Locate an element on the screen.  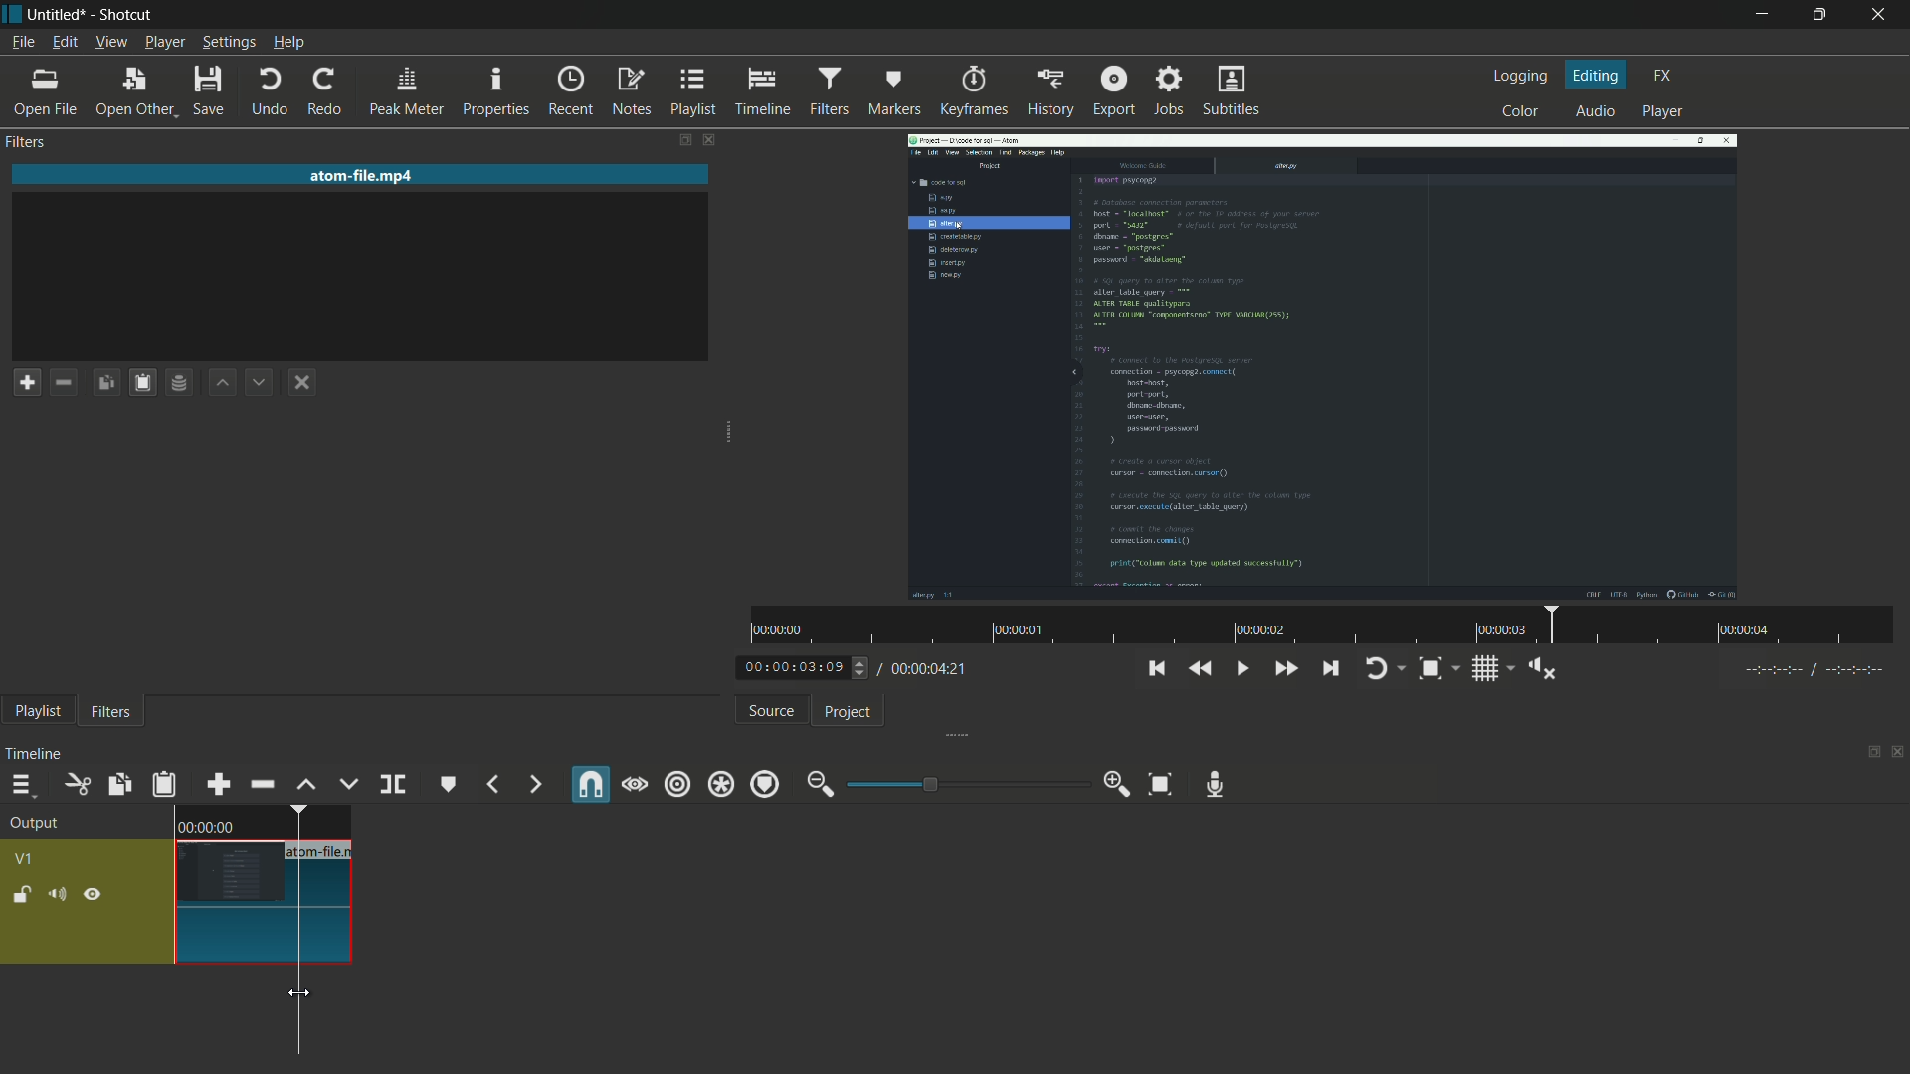
settings menu is located at coordinates (230, 44).